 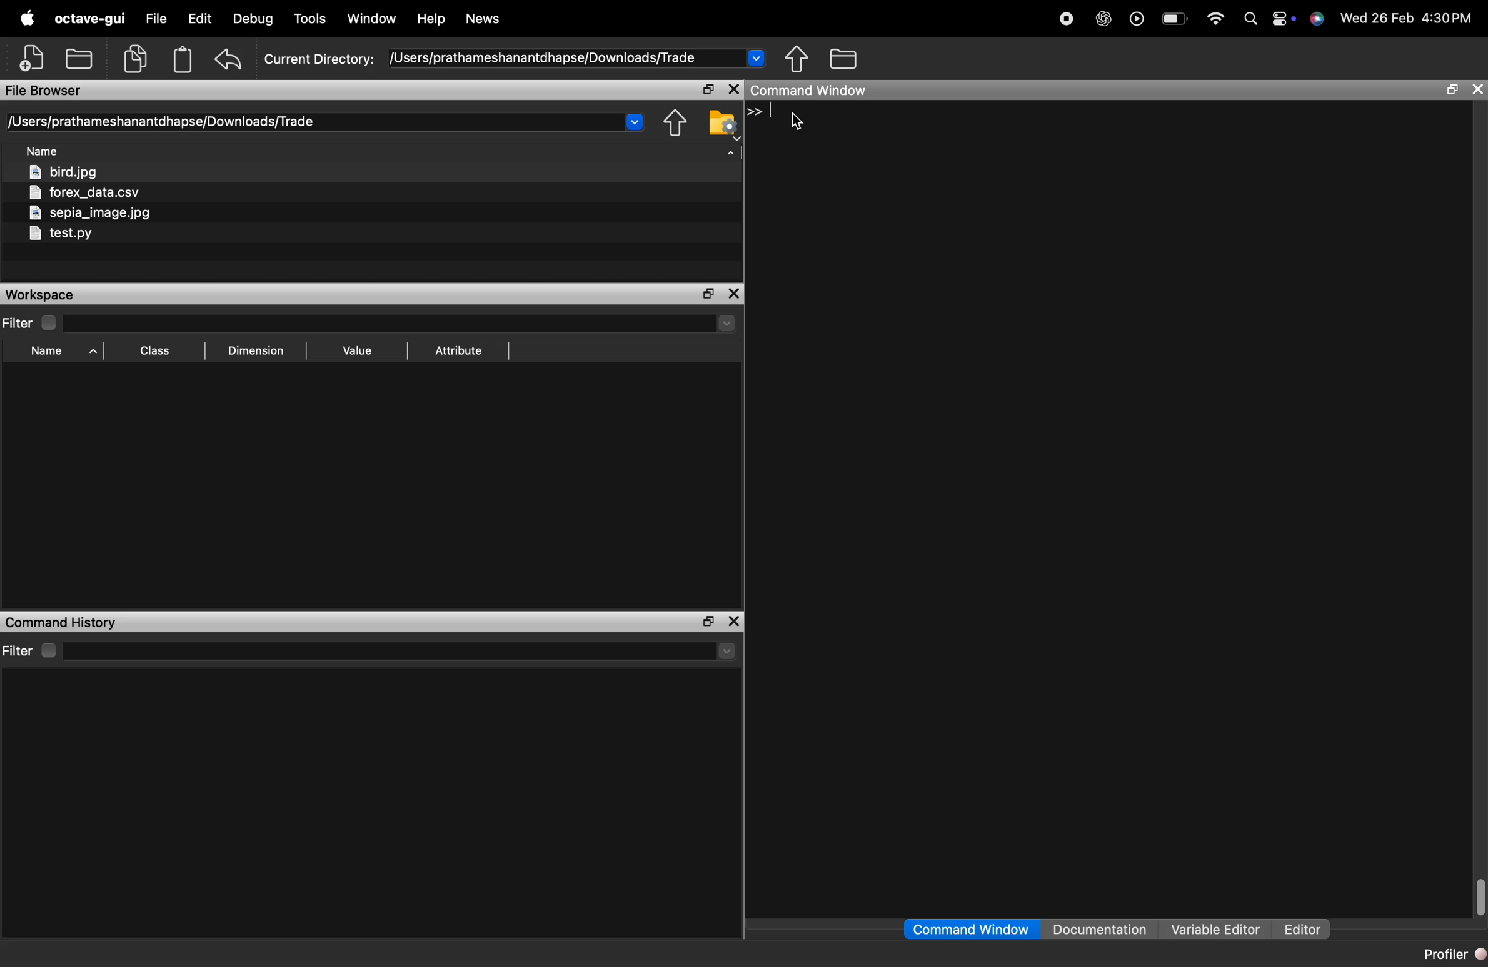 I want to click on close, so click(x=734, y=89).